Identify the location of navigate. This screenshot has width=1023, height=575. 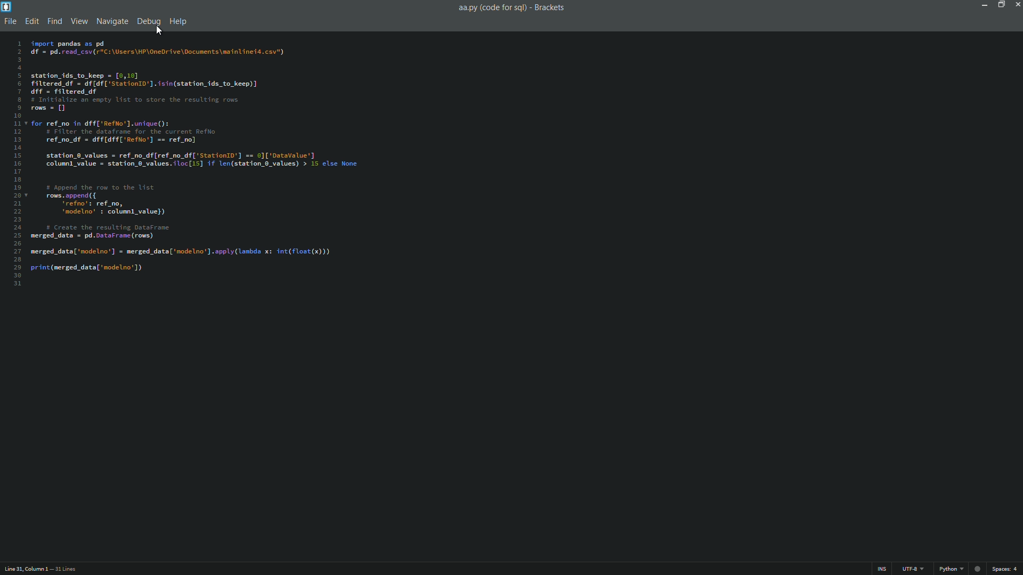
(110, 21).